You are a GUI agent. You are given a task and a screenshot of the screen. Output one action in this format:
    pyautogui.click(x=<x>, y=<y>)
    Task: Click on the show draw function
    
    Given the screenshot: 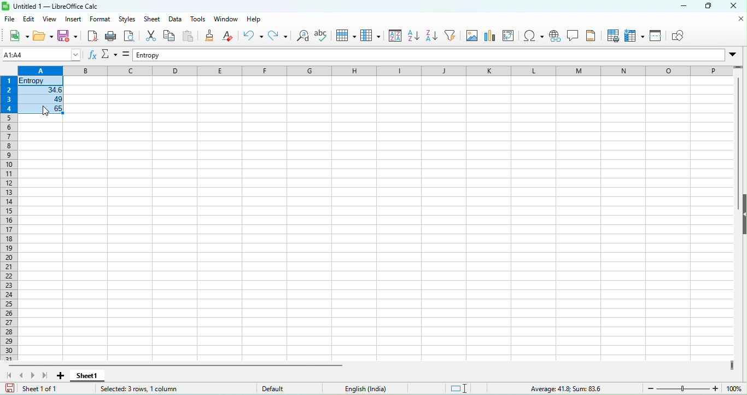 What is the action you would take?
    pyautogui.click(x=681, y=36)
    